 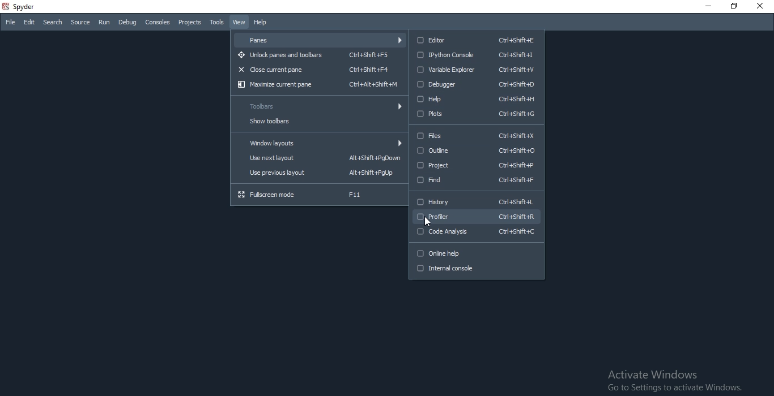 What do you see at coordinates (159, 23) in the screenshot?
I see `Consoles` at bounding box center [159, 23].